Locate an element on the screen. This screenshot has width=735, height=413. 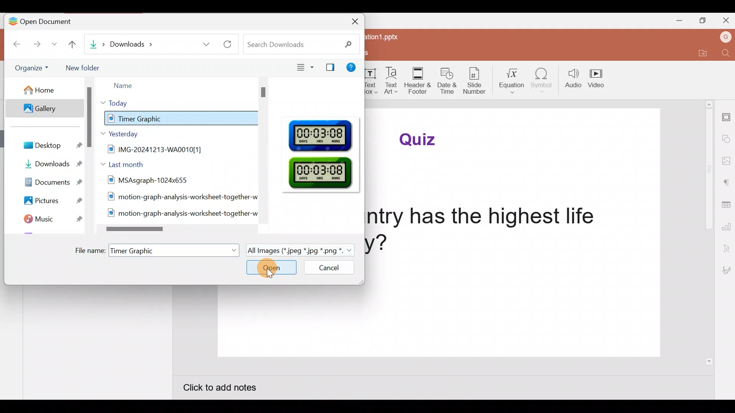
Shape settings is located at coordinates (727, 139).